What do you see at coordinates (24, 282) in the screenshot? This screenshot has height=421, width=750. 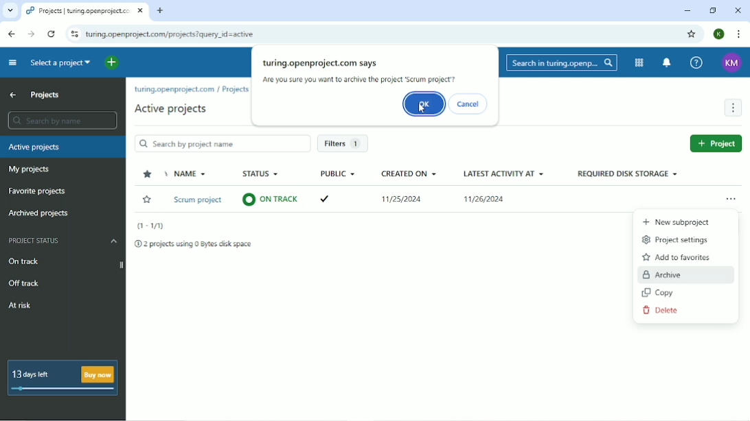 I see `Off track` at bounding box center [24, 282].